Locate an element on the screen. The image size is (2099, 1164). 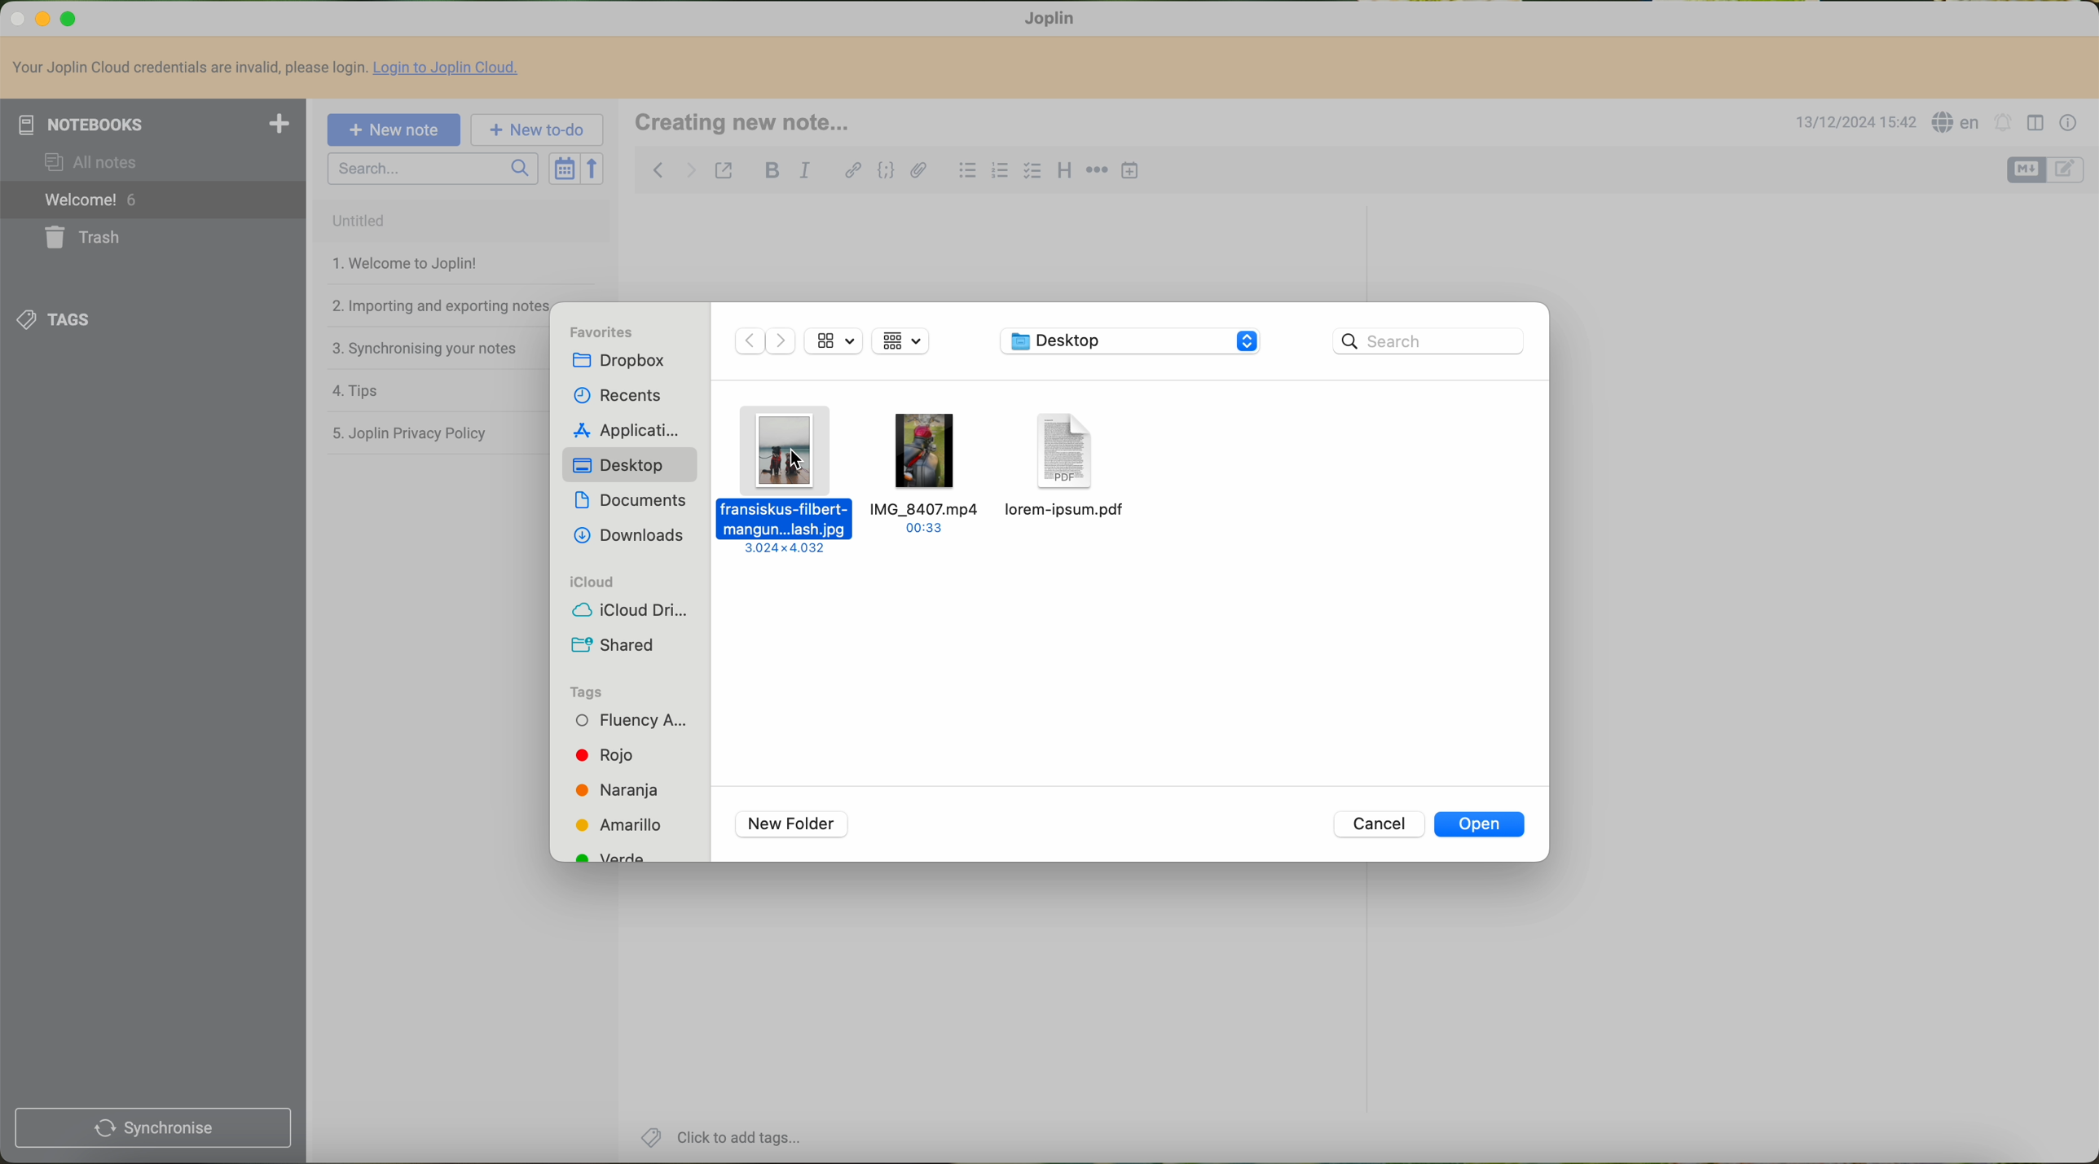
bold is located at coordinates (772, 171).